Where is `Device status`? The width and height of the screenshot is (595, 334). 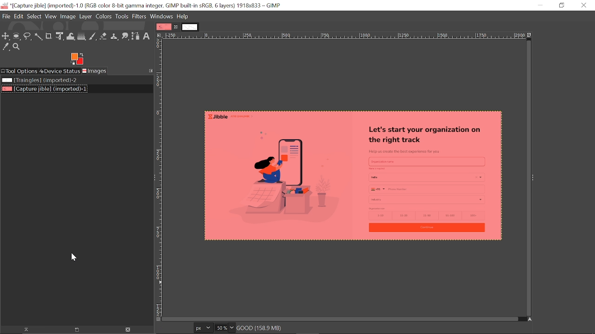 Device status is located at coordinates (60, 71).